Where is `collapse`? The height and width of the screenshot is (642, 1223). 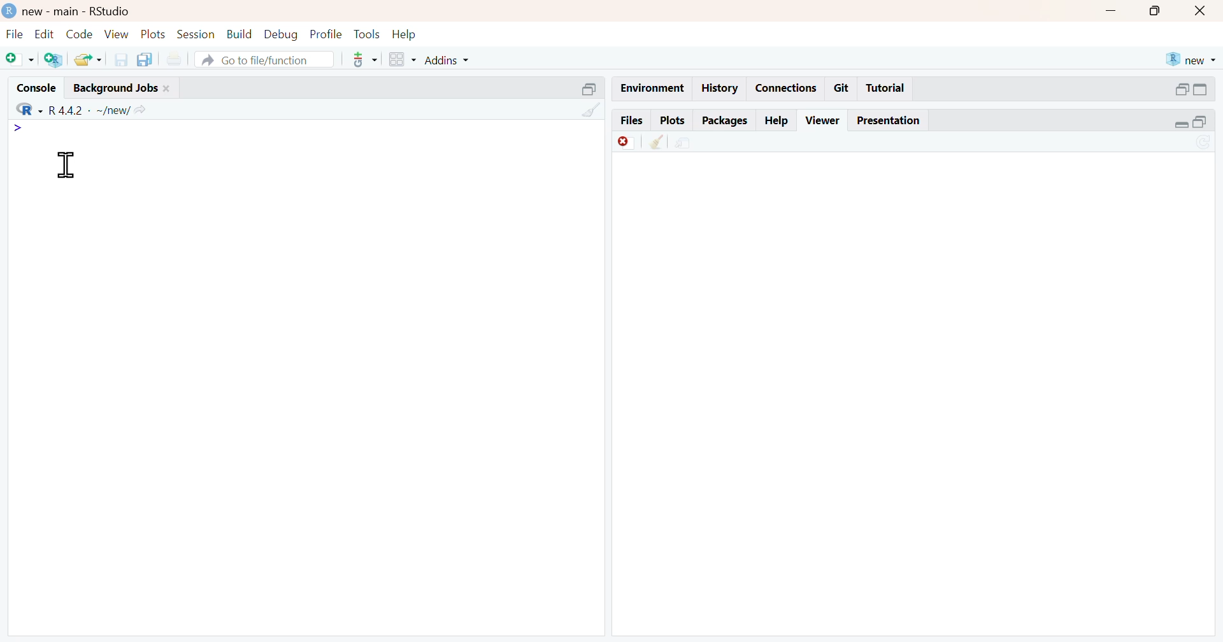
collapse is located at coordinates (1203, 91).